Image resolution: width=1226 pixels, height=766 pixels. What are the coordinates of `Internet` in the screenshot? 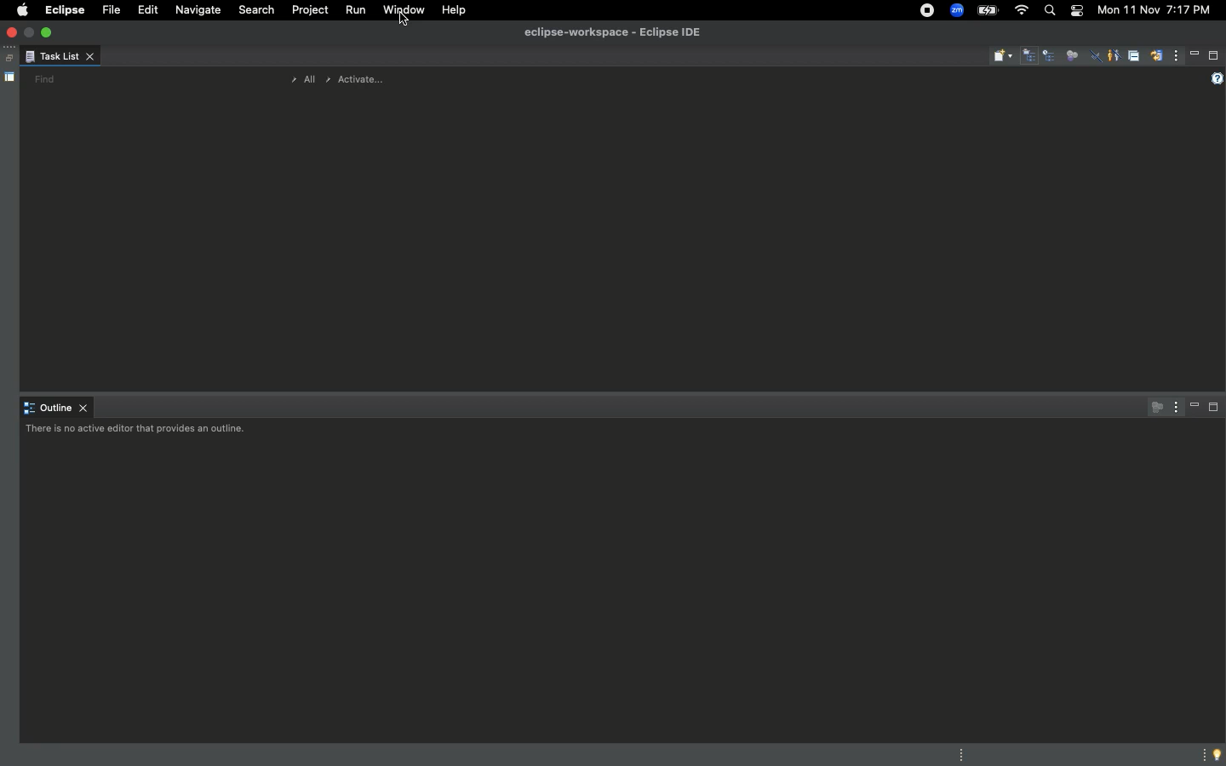 It's located at (1020, 10).